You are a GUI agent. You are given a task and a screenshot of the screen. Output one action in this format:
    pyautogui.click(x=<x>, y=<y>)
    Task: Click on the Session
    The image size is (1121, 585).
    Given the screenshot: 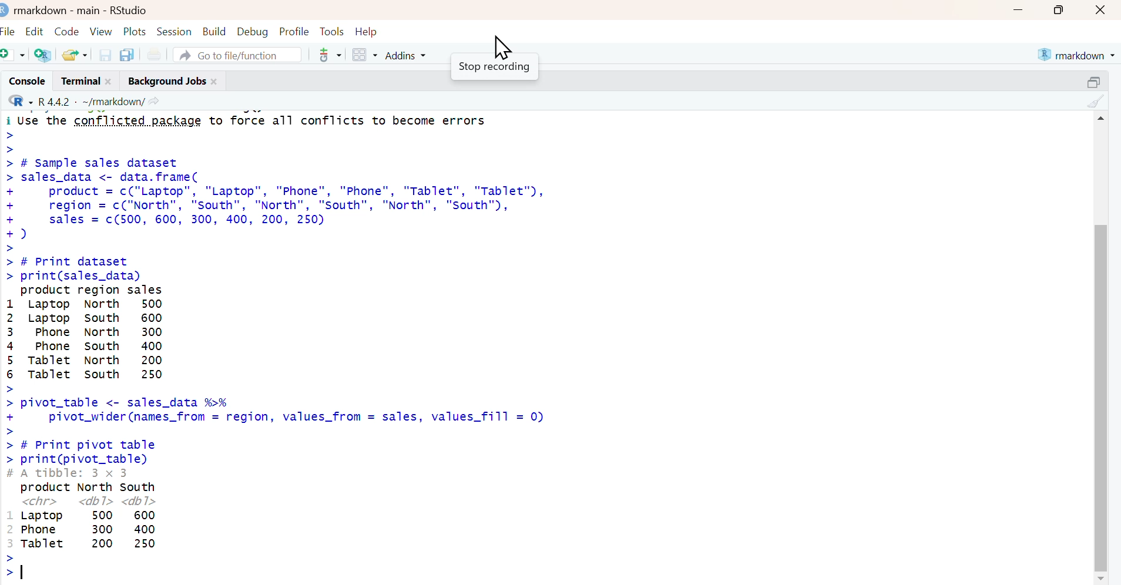 What is the action you would take?
    pyautogui.click(x=175, y=30)
    